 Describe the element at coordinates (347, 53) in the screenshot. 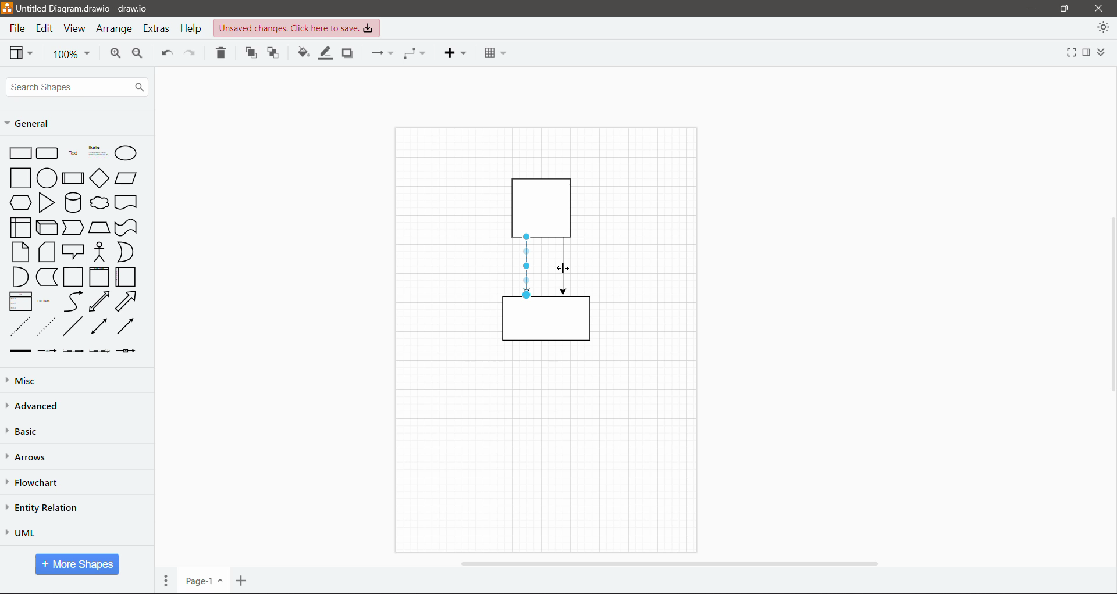

I see `Shadow` at that location.